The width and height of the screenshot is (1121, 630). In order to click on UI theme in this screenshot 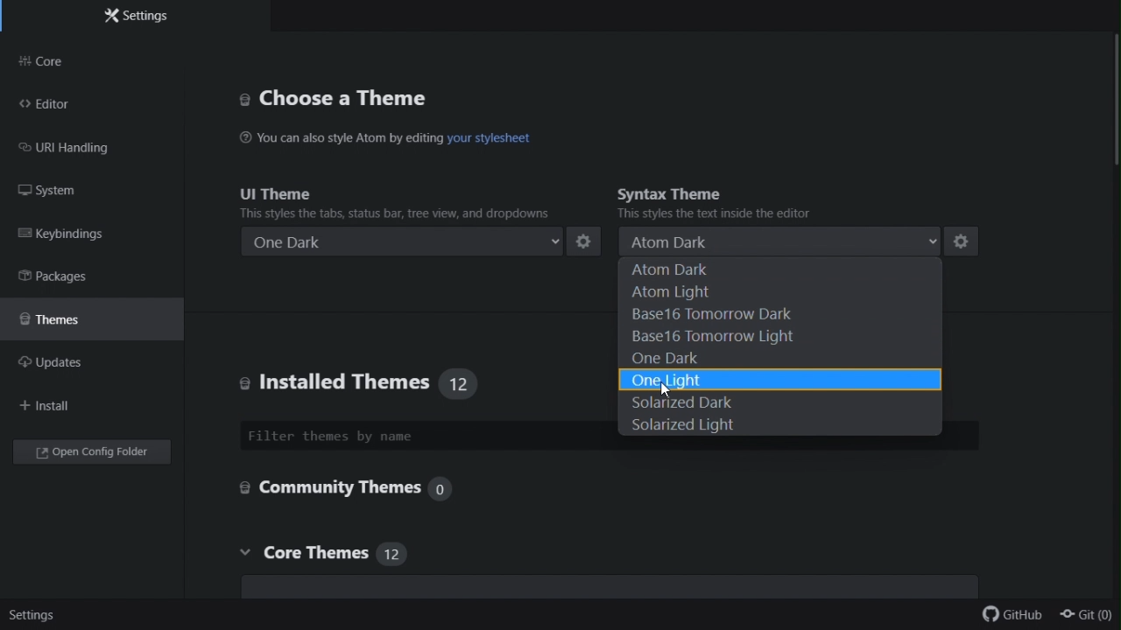, I will do `click(384, 201)`.